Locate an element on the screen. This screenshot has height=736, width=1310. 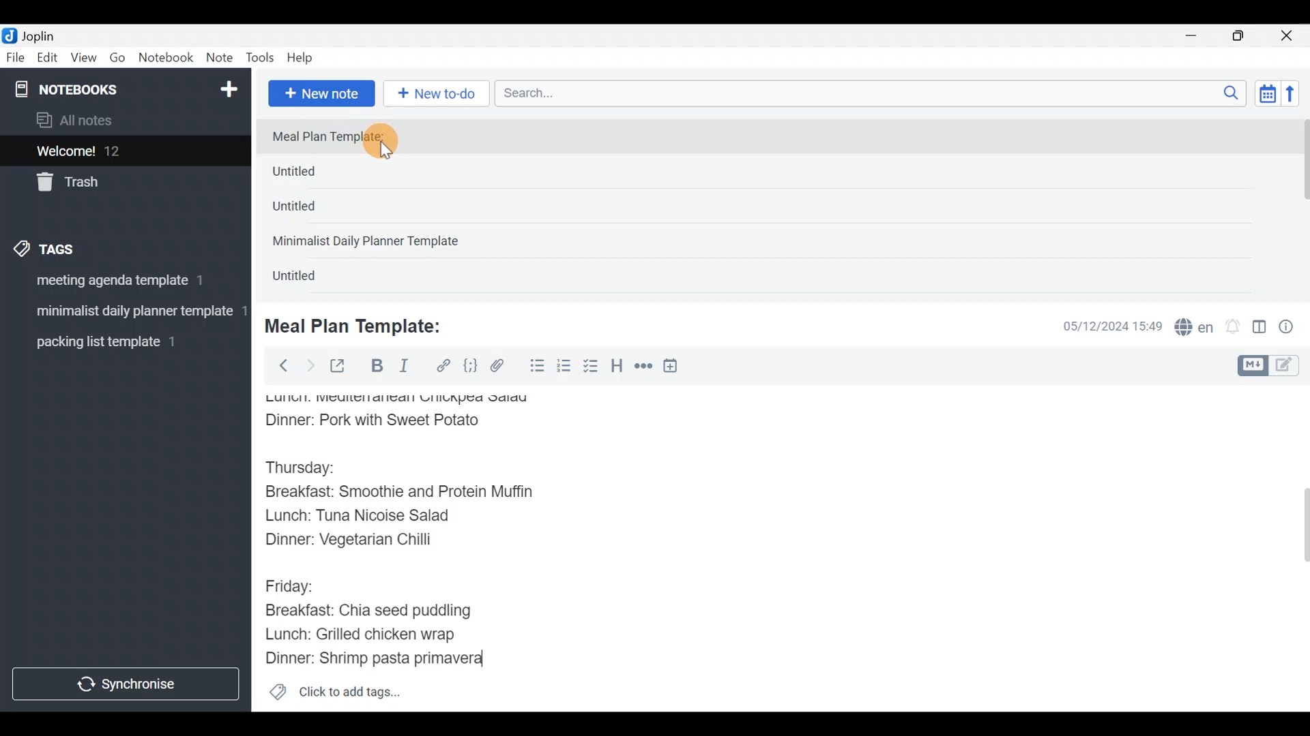
File is located at coordinates (16, 58).